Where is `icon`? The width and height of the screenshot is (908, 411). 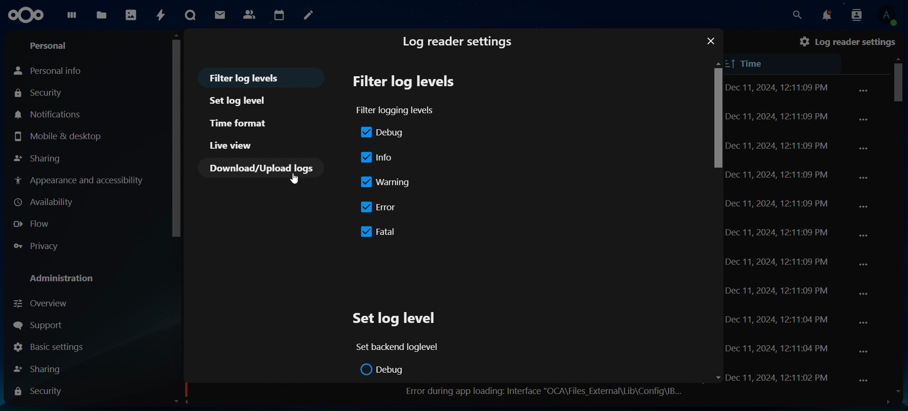
icon is located at coordinates (28, 15).